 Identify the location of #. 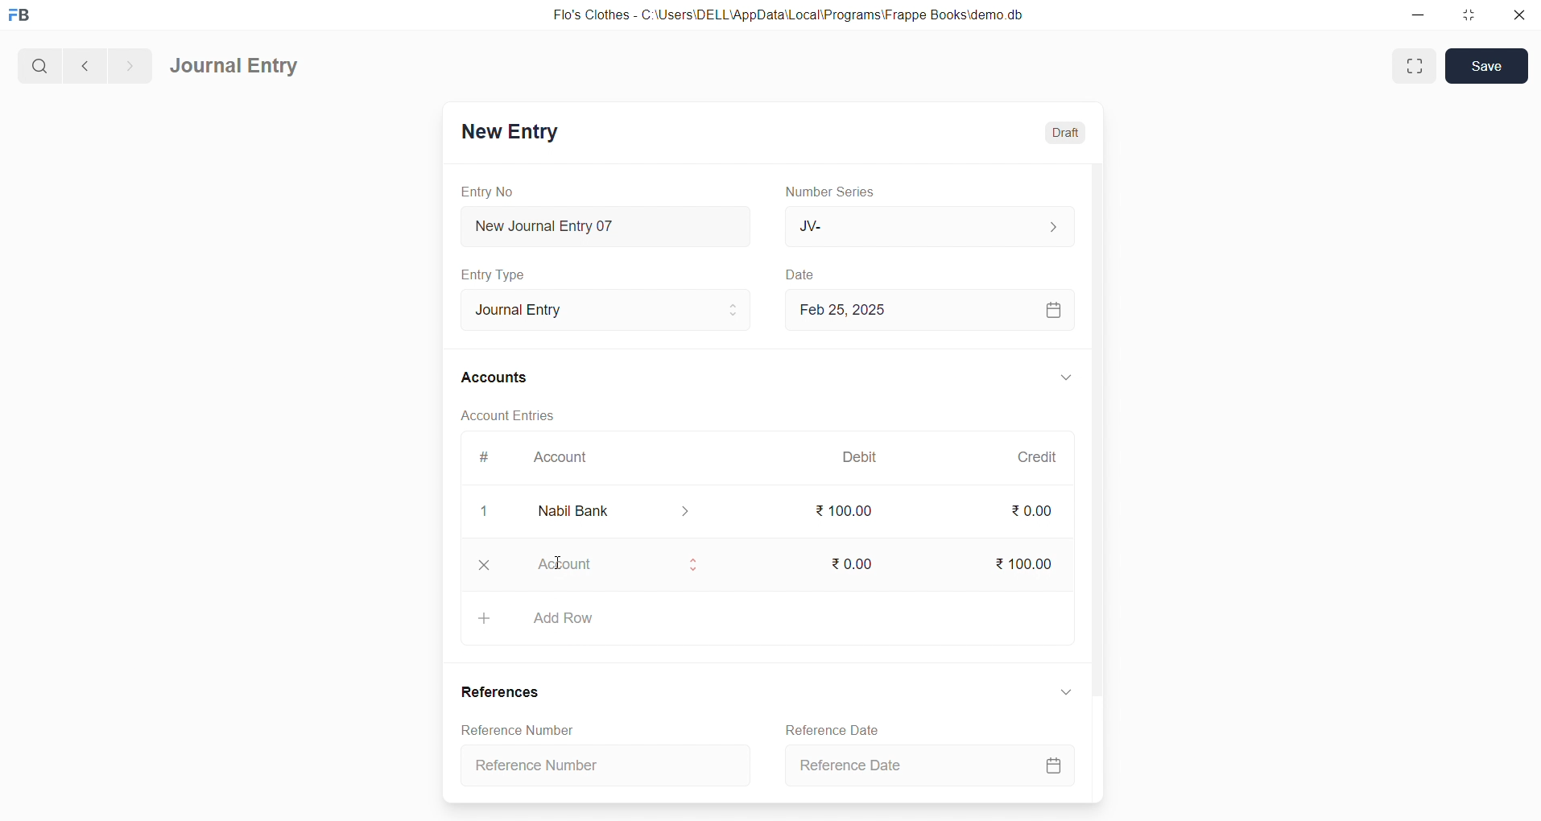
(482, 457).